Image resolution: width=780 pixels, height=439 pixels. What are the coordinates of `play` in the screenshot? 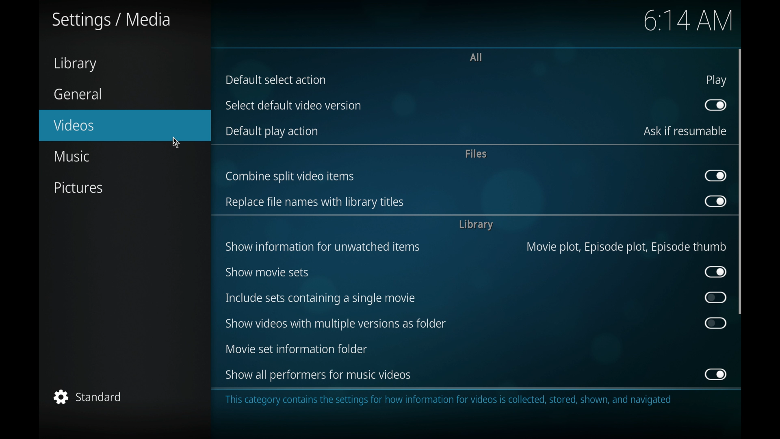 It's located at (716, 80).